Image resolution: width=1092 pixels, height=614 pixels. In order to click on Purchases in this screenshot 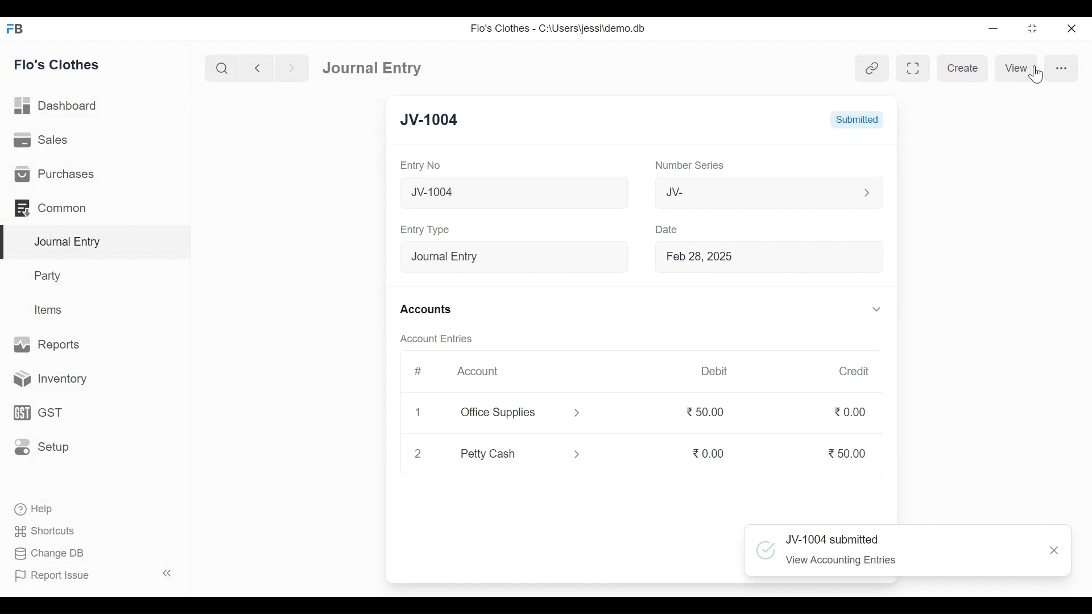, I will do `click(55, 173)`.